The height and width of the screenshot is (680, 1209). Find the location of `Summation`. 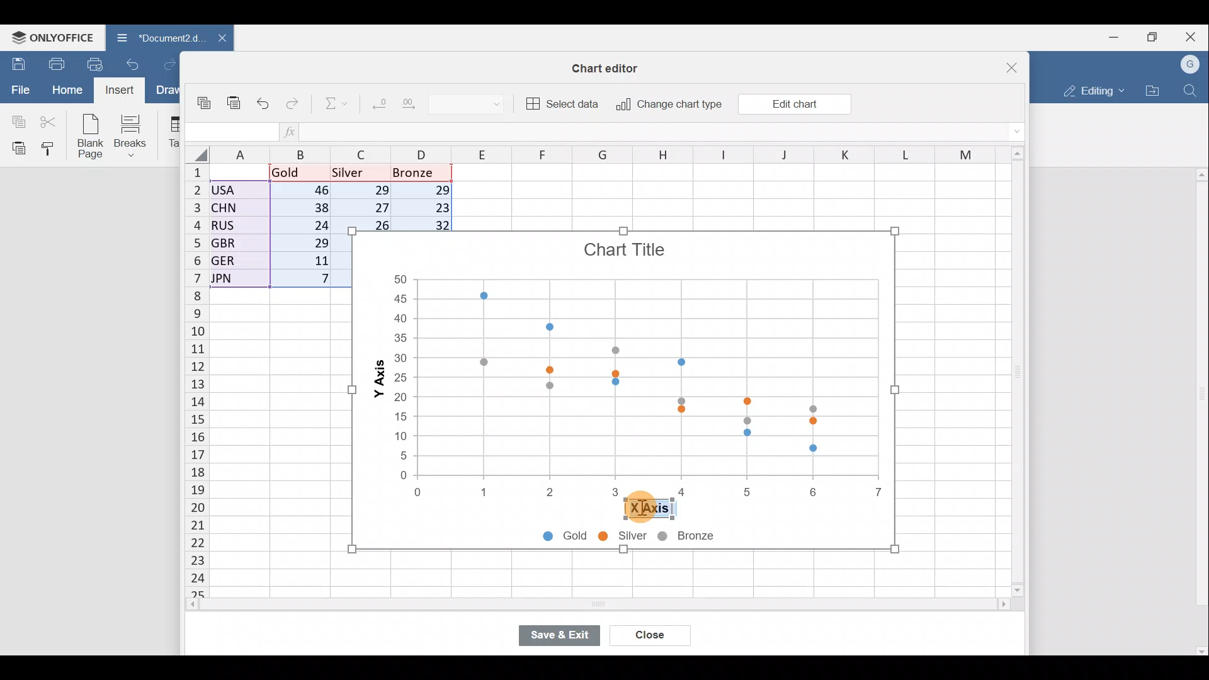

Summation is located at coordinates (329, 105).